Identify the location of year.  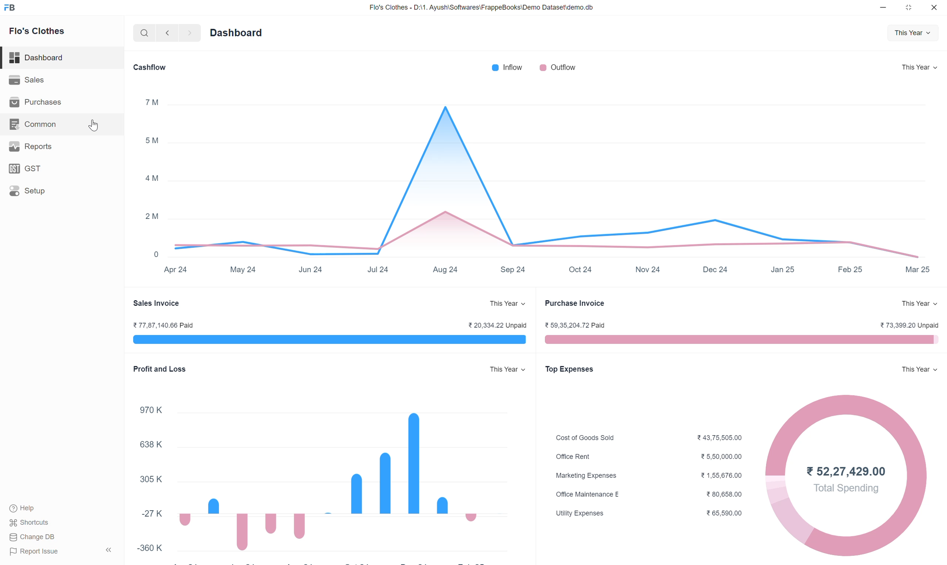
(912, 33).